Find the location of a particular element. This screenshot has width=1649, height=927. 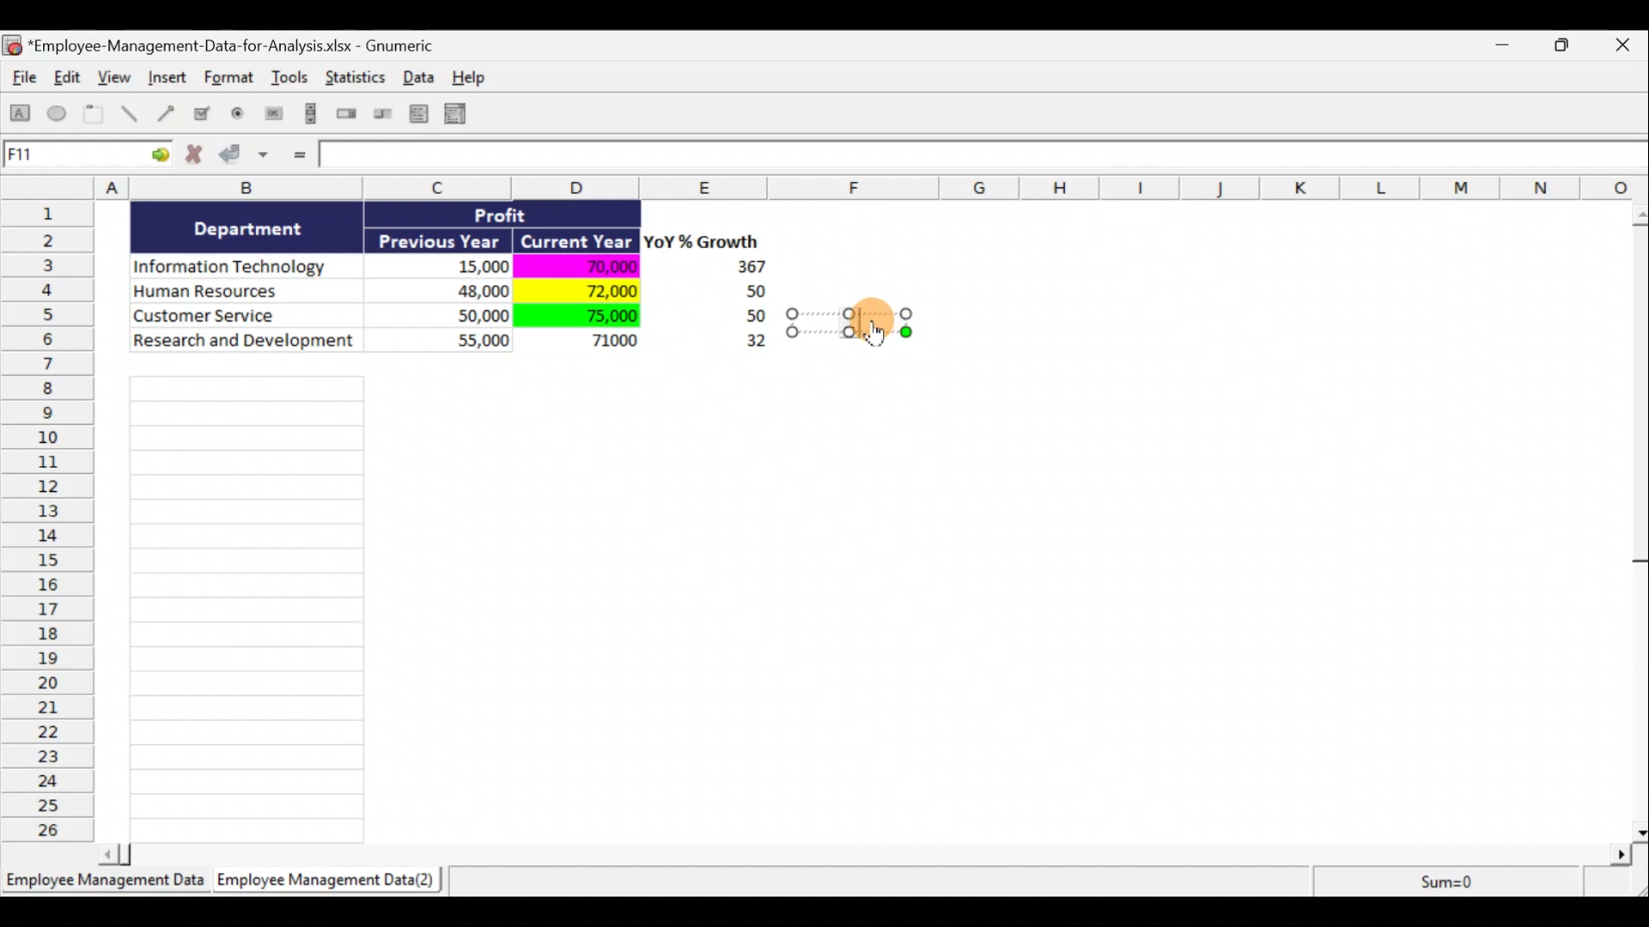

Tools is located at coordinates (292, 81).